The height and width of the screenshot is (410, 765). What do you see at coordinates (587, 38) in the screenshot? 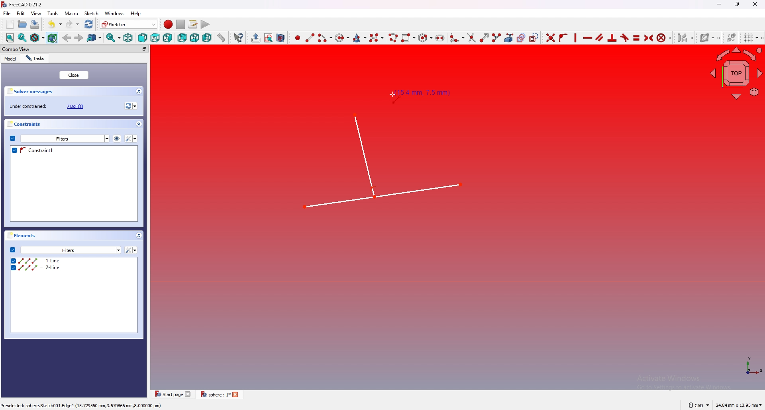
I see `Constrain horizontally` at bounding box center [587, 38].